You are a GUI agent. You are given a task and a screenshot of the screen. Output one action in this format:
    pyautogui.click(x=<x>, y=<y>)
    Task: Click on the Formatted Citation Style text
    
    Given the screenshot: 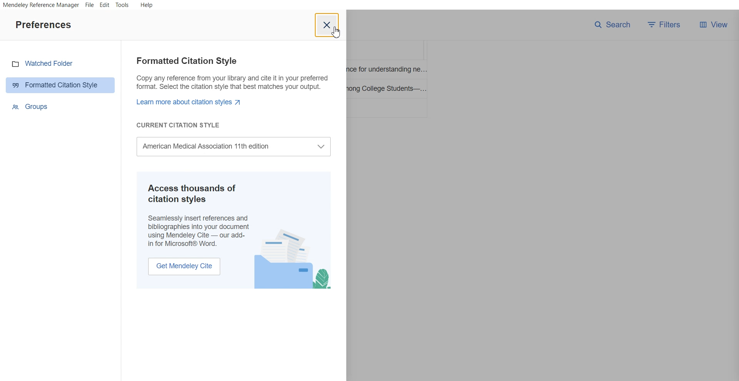 What is the action you would take?
    pyautogui.click(x=231, y=93)
    